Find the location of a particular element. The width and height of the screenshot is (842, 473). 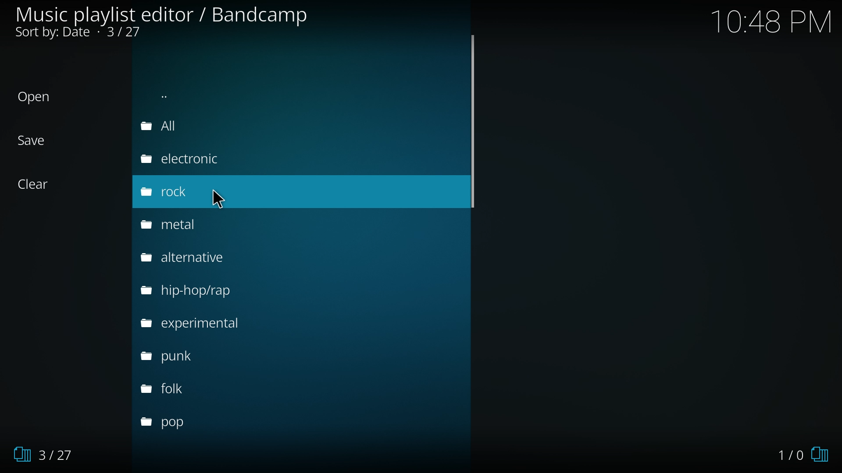

1/0 is located at coordinates (800, 452).